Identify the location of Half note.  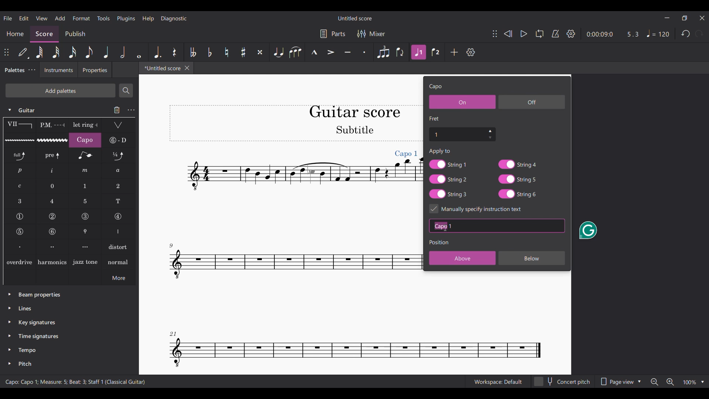
(123, 52).